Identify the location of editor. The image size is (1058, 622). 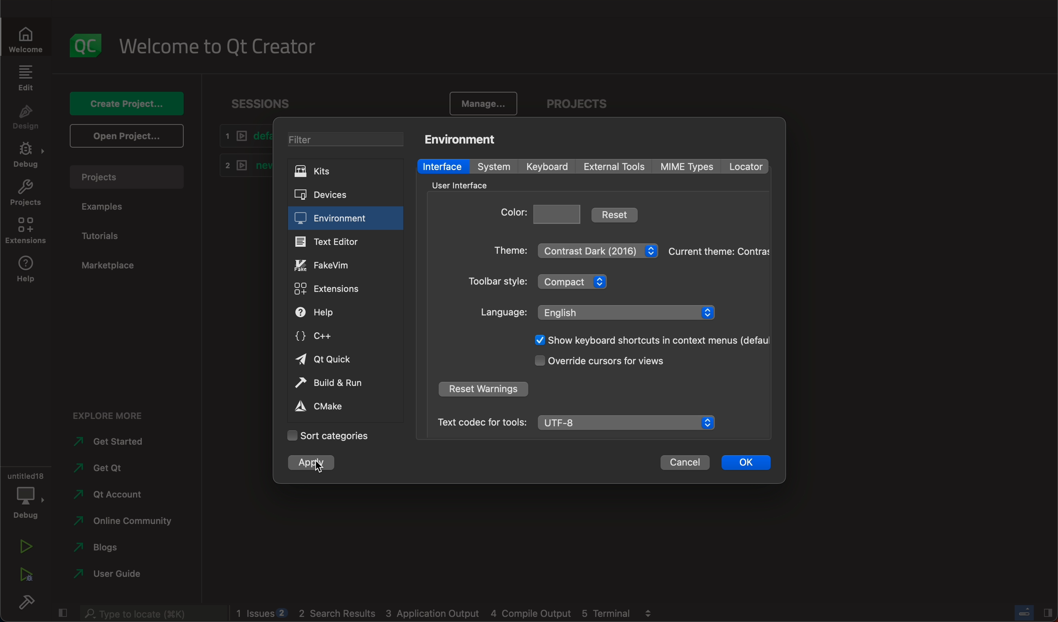
(332, 243).